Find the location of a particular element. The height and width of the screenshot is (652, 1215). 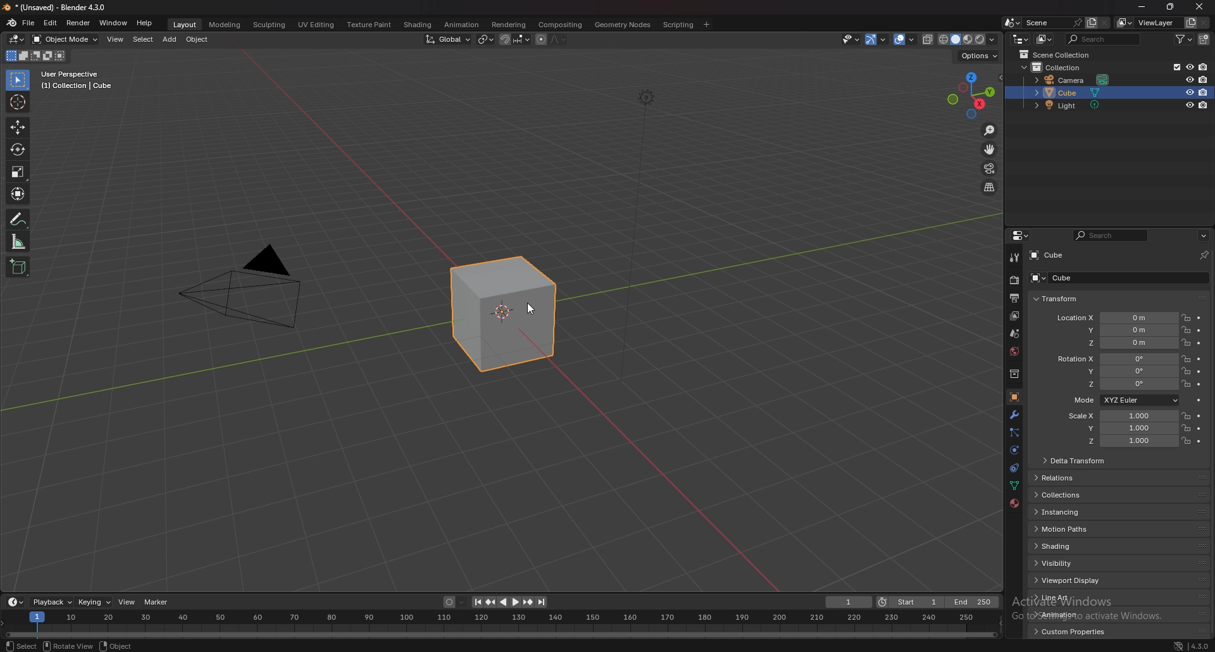

help is located at coordinates (145, 23).